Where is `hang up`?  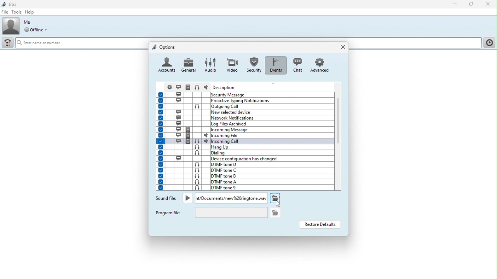
hang up is located at coordinates (244, 147).